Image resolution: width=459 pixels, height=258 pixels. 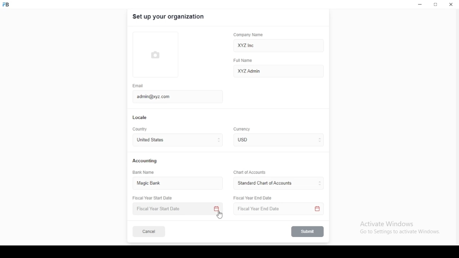 I want to click on bank name, so click(x=144, y=172).